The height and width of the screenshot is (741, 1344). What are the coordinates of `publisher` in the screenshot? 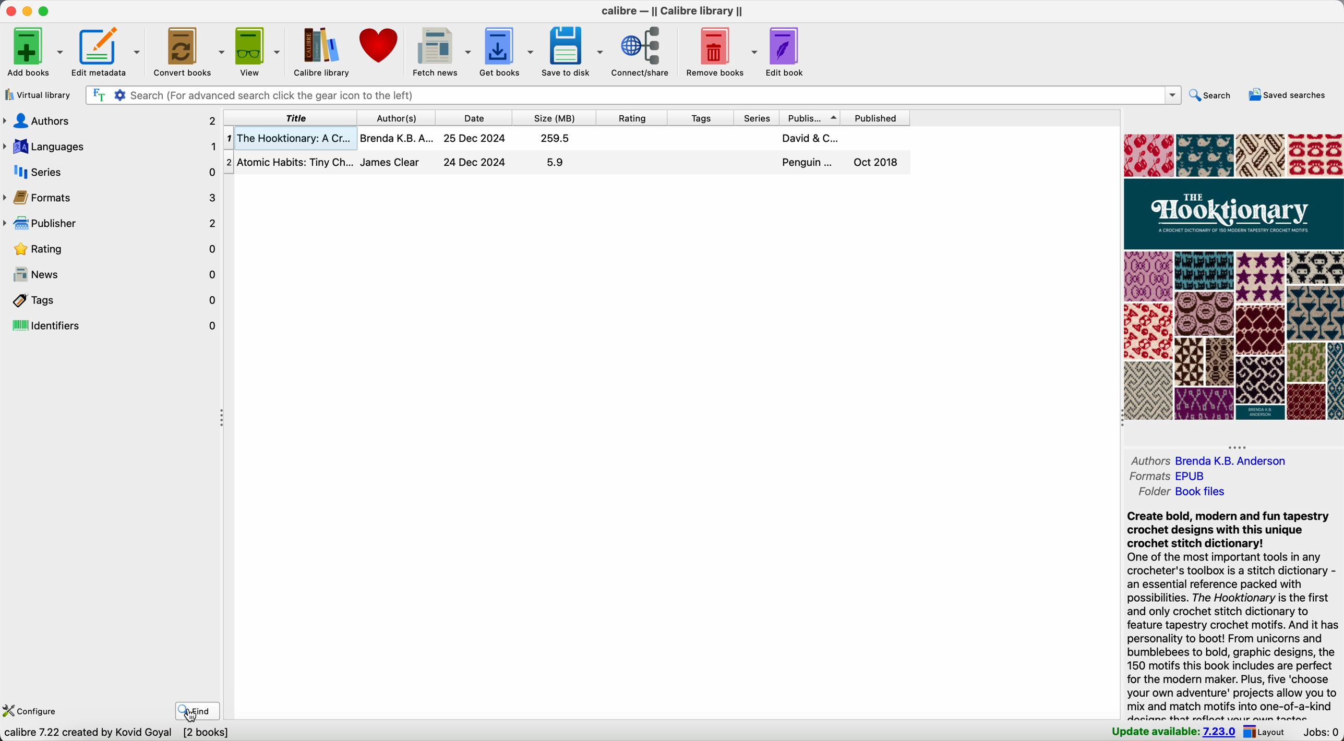 It's located at (811, 118).